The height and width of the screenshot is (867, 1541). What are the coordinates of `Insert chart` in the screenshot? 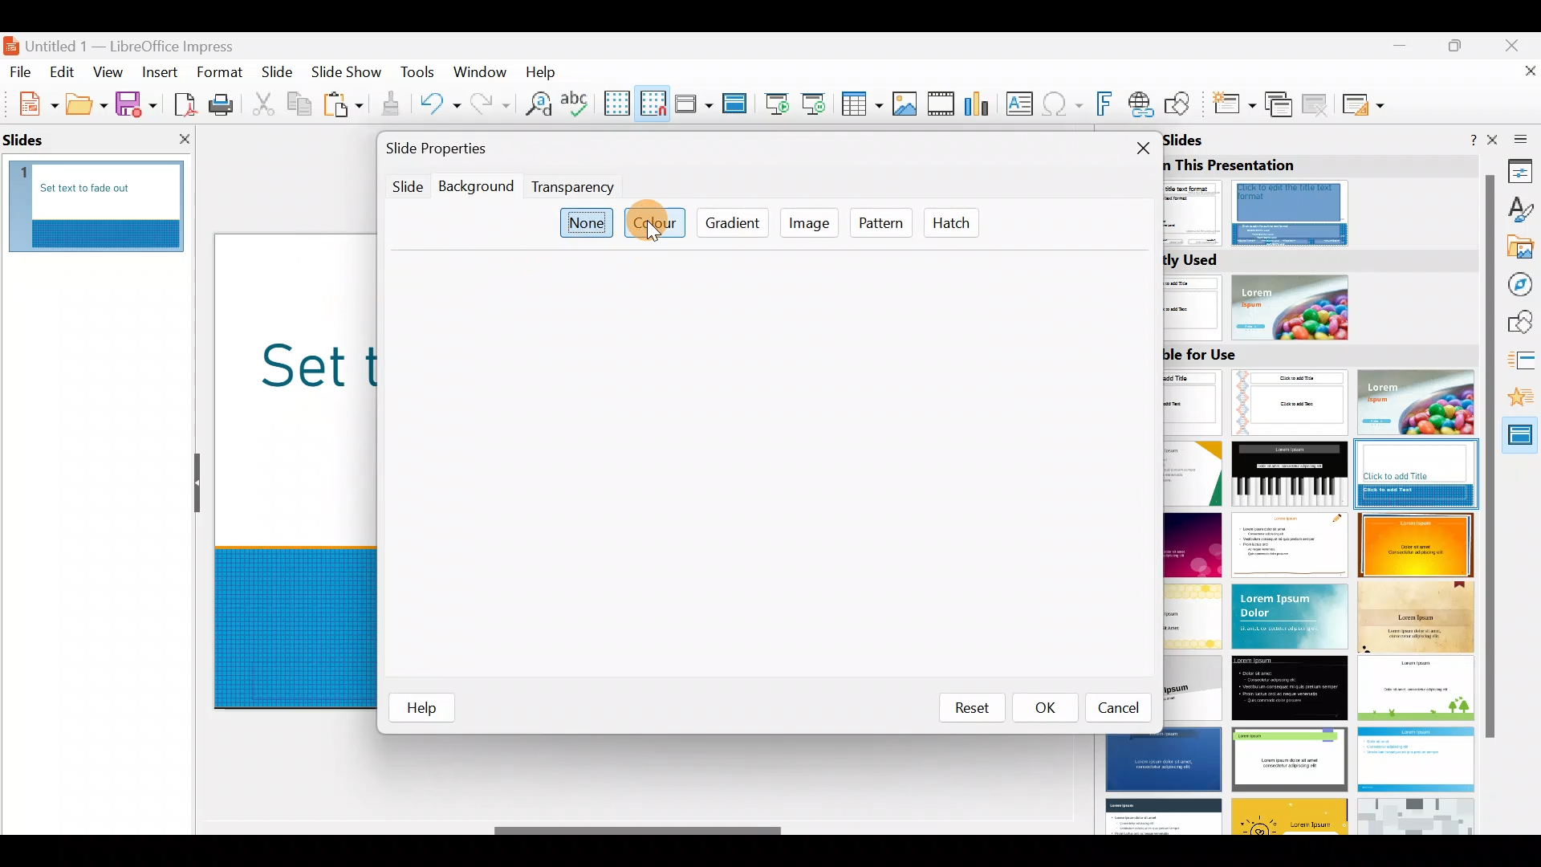 It's located at (981, 105).